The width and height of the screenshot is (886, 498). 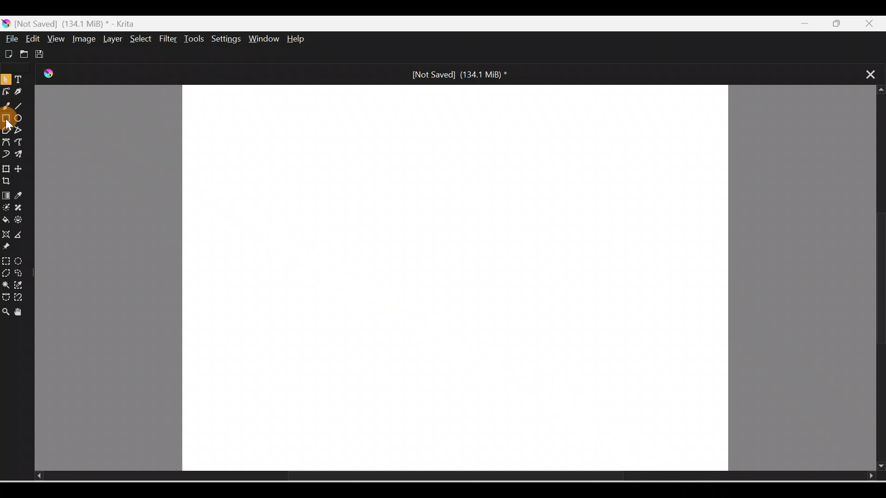 What do you see at coordinates (6, 196) in the screenshot?
I see `Draw a gradient` at bounding box center [6, 196].